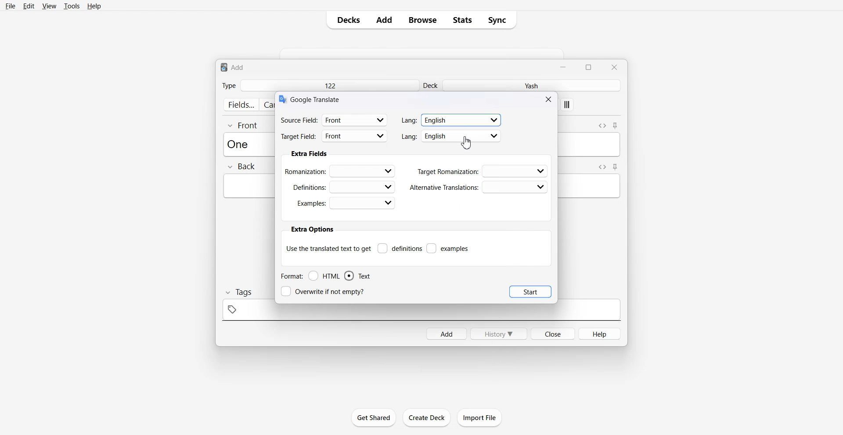 Image resolution: width=843 pixels, height=435 pixels. Describe the element at coordinates (614, 67) in the screenshot. I see `Close` at that location.